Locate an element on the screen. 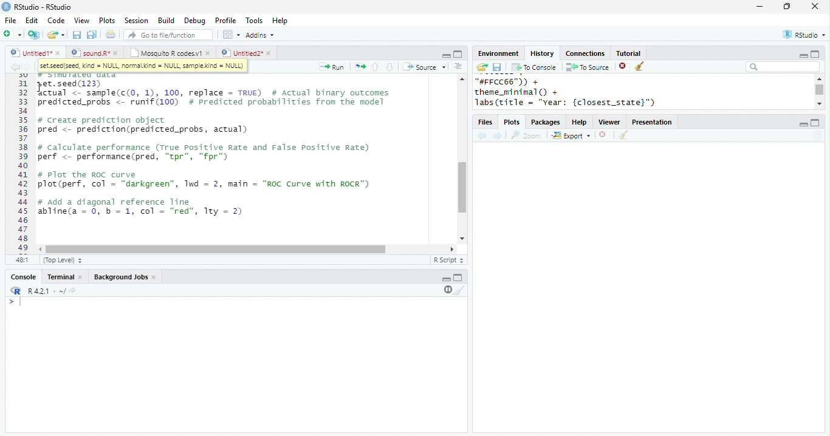  scroll down is located at coordinates (461, 239).